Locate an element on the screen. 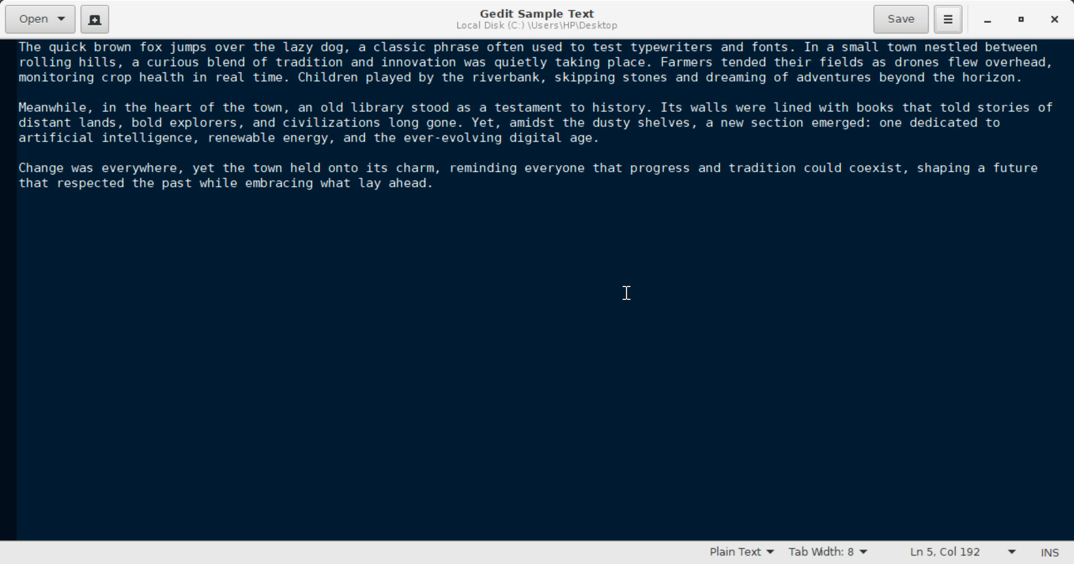 The height and width of the screenshot is (564, 1074). Gedit Sample Text is located at coordinates (534, 12).